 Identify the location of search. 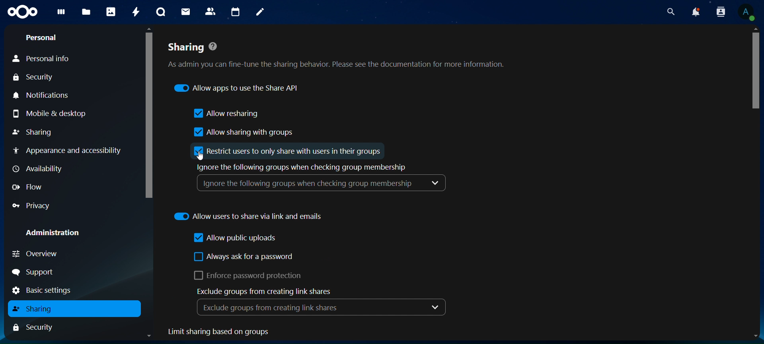
(671, 11).